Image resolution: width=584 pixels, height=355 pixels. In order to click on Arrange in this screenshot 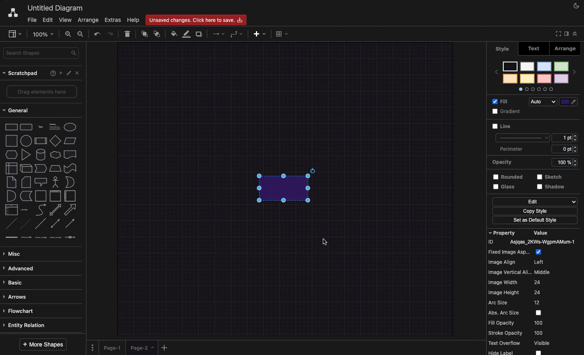, I will do `click(569, 48)`.